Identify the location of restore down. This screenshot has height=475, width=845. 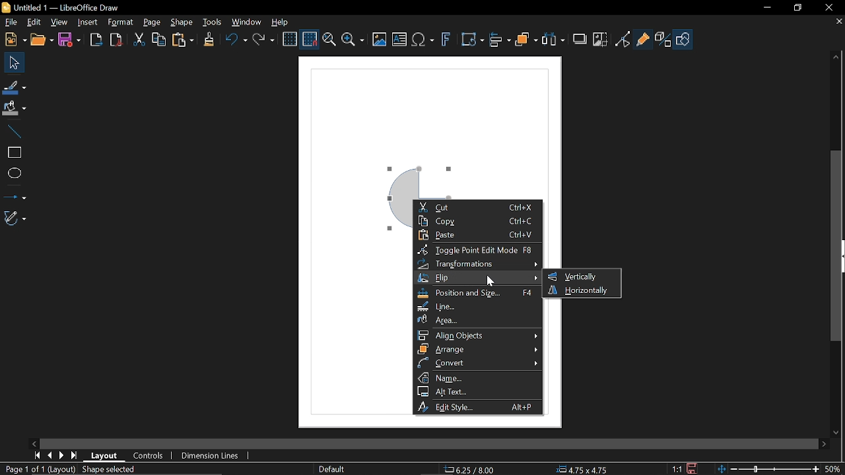
(799, 7).